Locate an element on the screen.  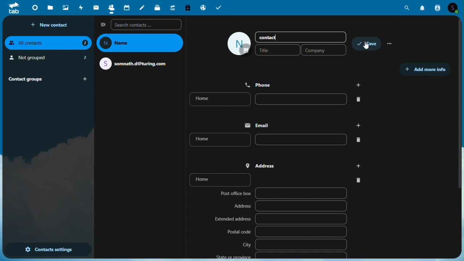
Tasks is located at coordinates (219, 7).